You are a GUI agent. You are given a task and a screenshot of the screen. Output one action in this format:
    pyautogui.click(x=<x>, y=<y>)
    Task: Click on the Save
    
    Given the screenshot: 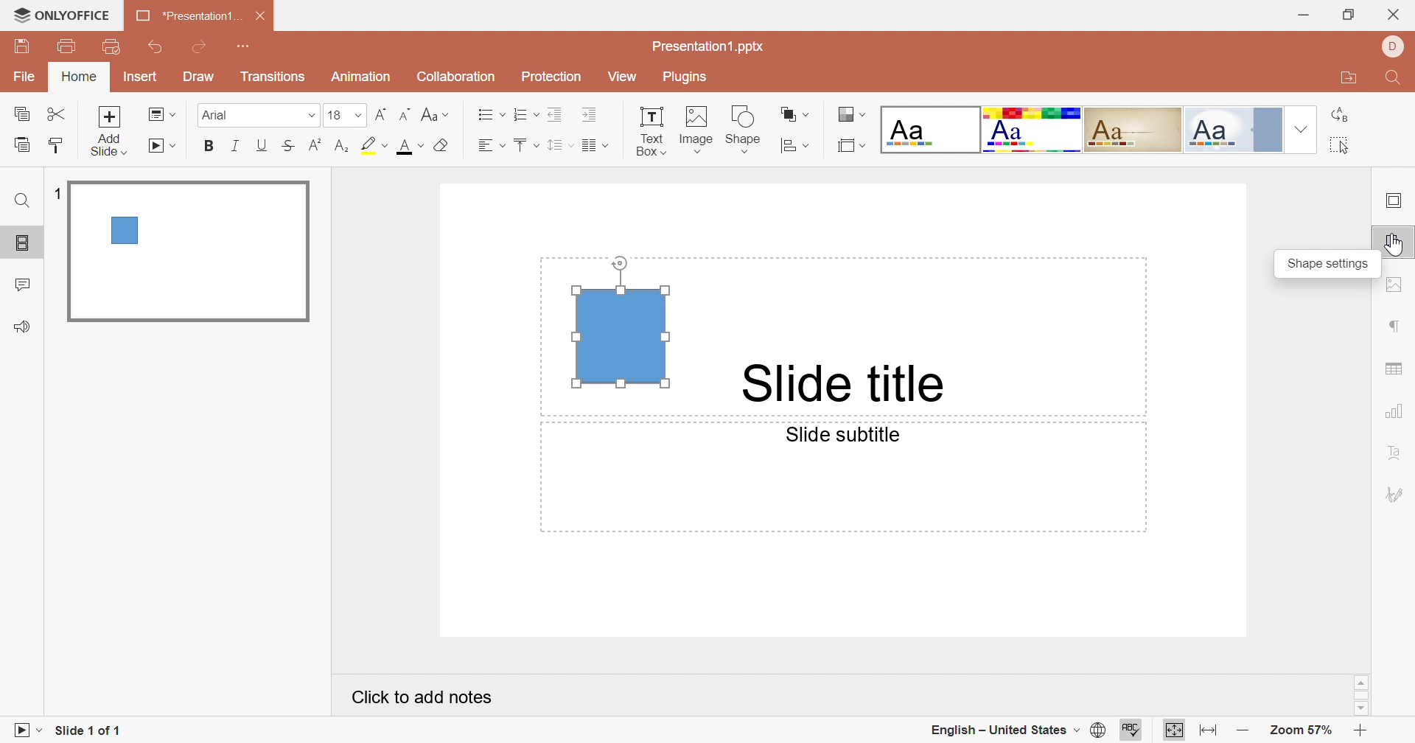 What is the action you would take?
    pyautogui.click(x=23, y=48)
    